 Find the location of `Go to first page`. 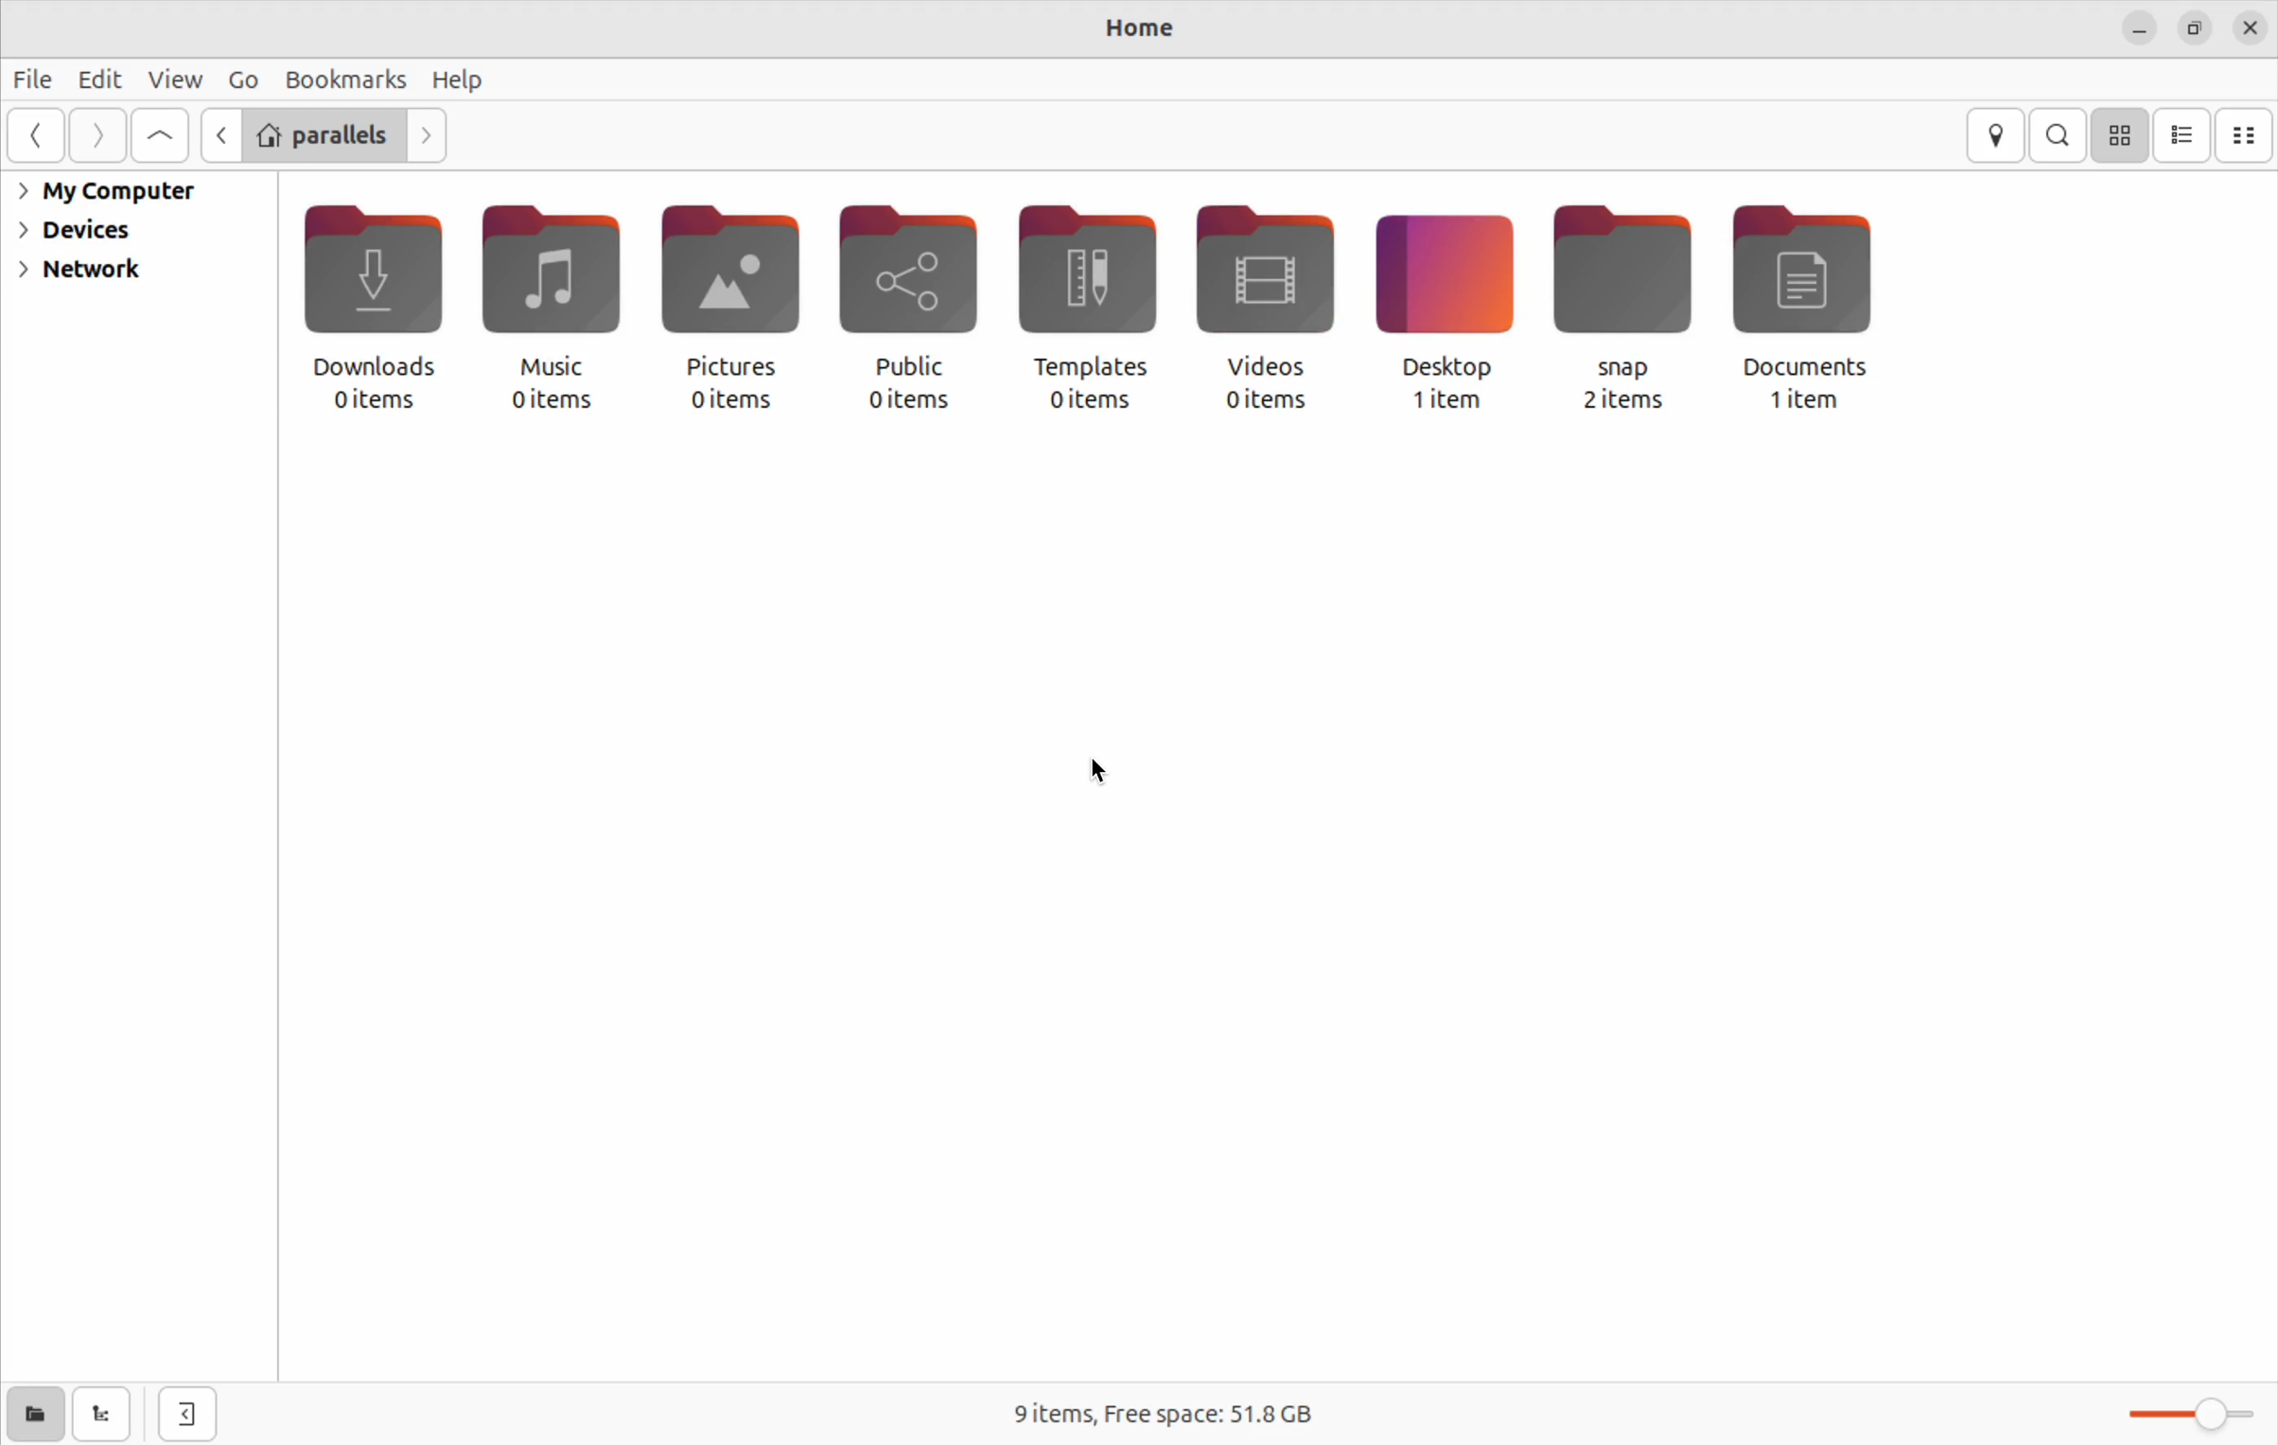

Go to first page is located at coordinates (160, 138).